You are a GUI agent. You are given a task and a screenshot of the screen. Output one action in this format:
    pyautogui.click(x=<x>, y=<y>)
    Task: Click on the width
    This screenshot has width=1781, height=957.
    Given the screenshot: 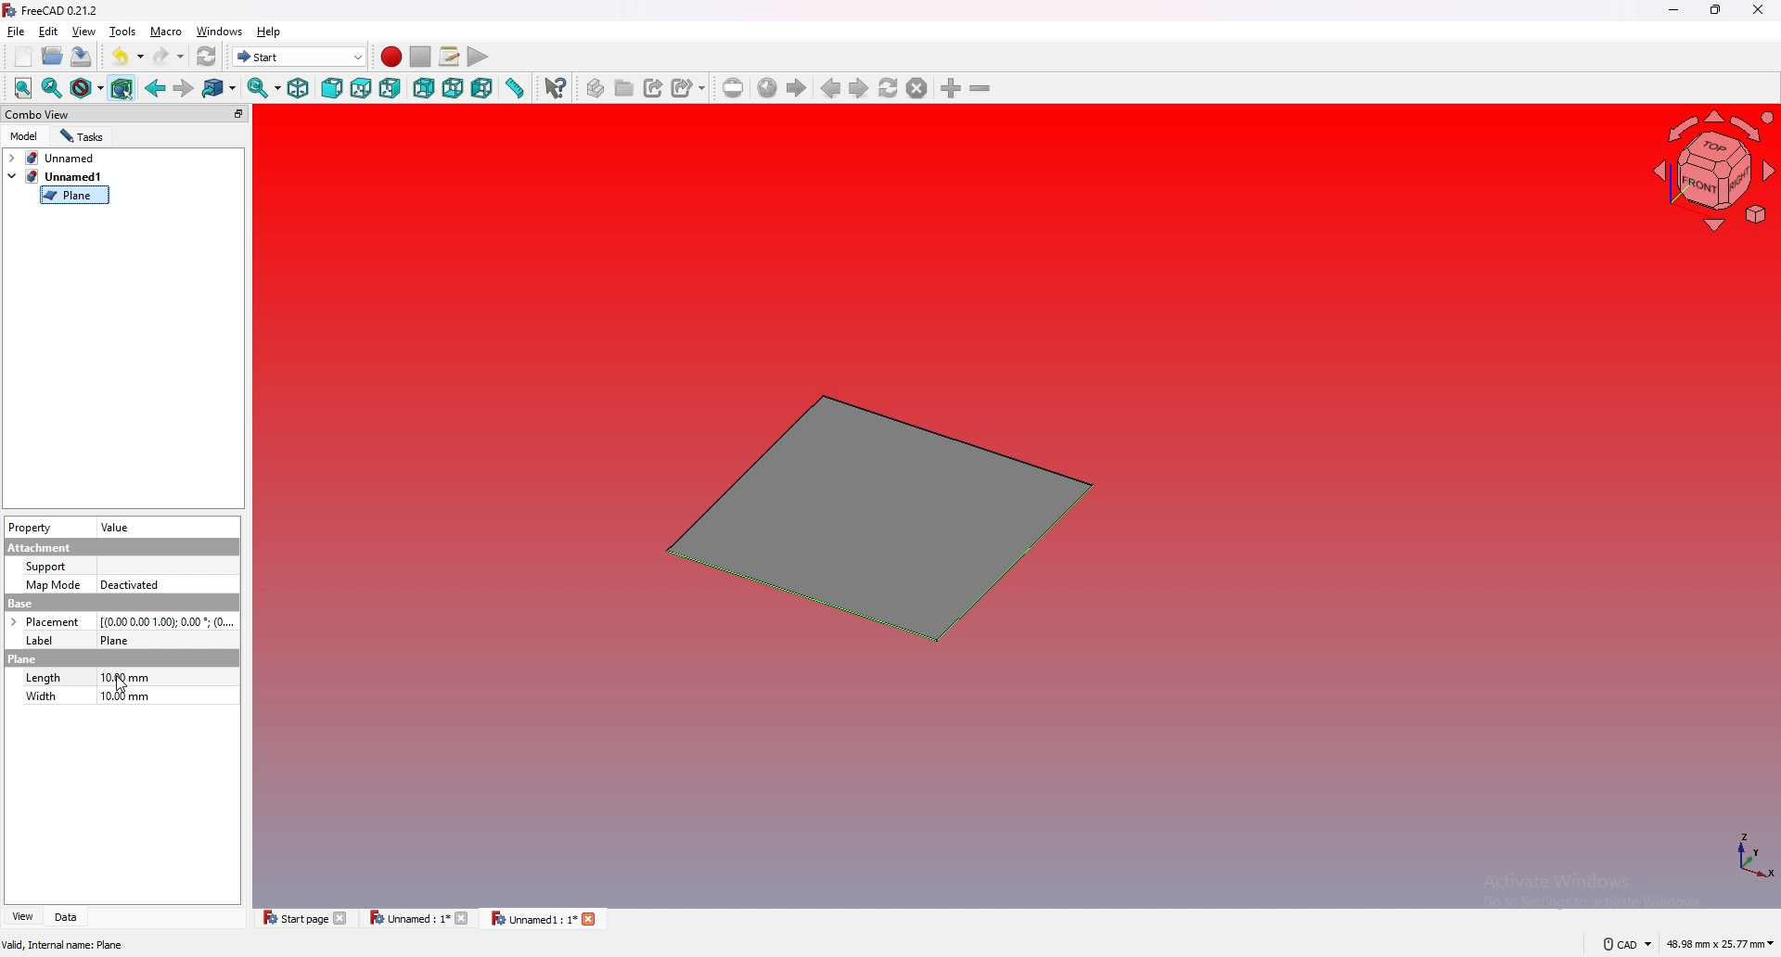 What is the action you would take?
    pyautogui.click(x=42, y=698)
    